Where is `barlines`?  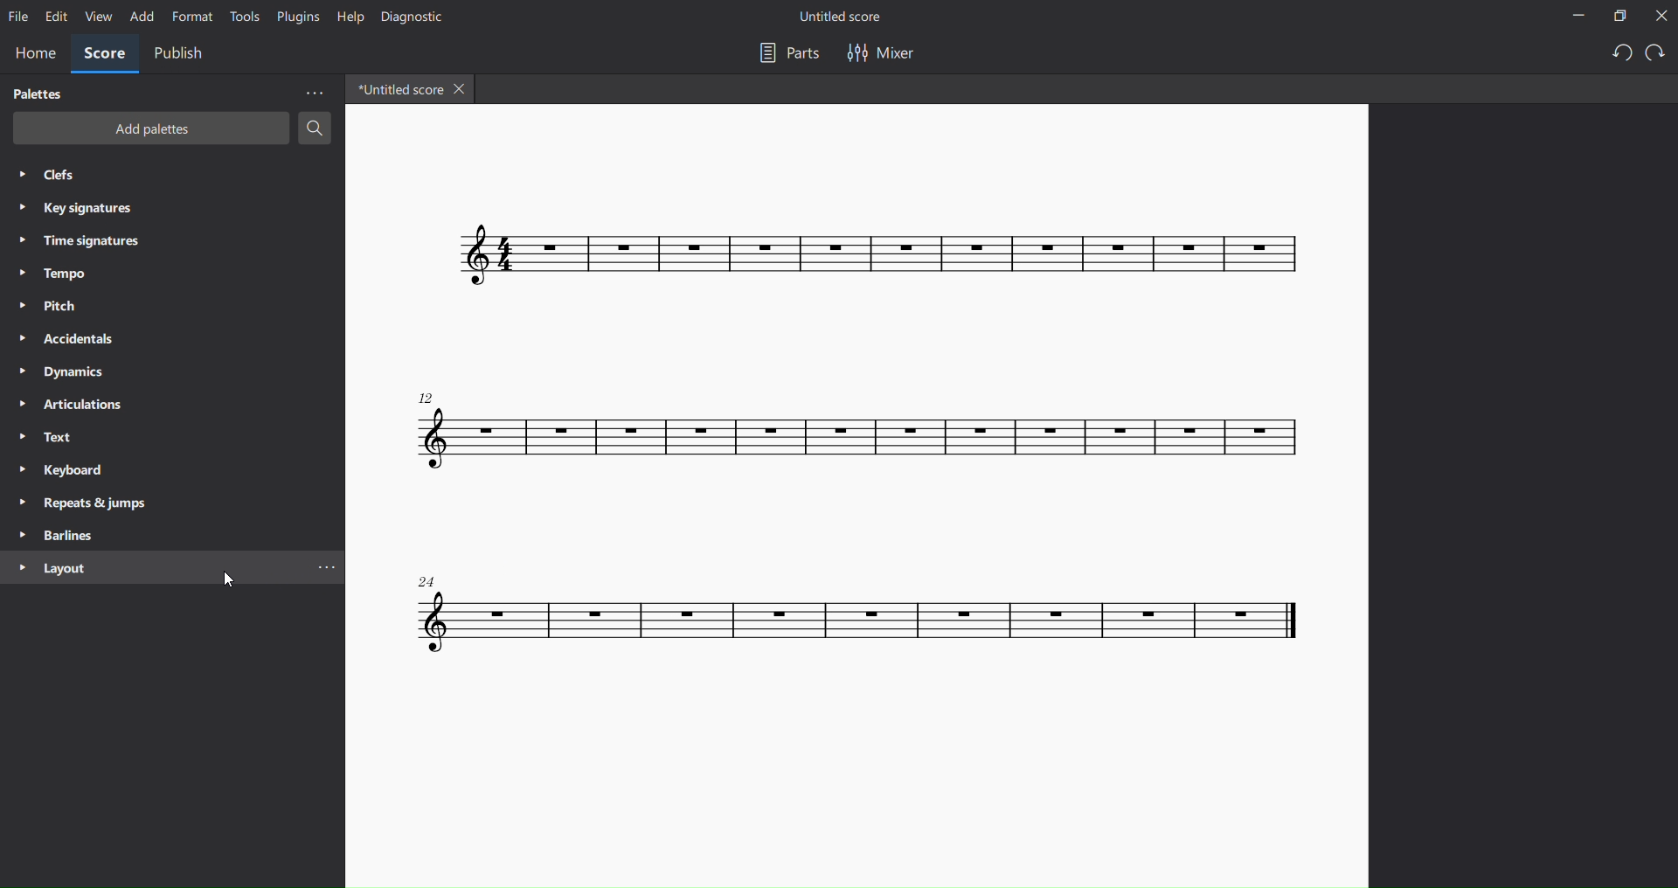 barlines is located at coordinates (59, 535).